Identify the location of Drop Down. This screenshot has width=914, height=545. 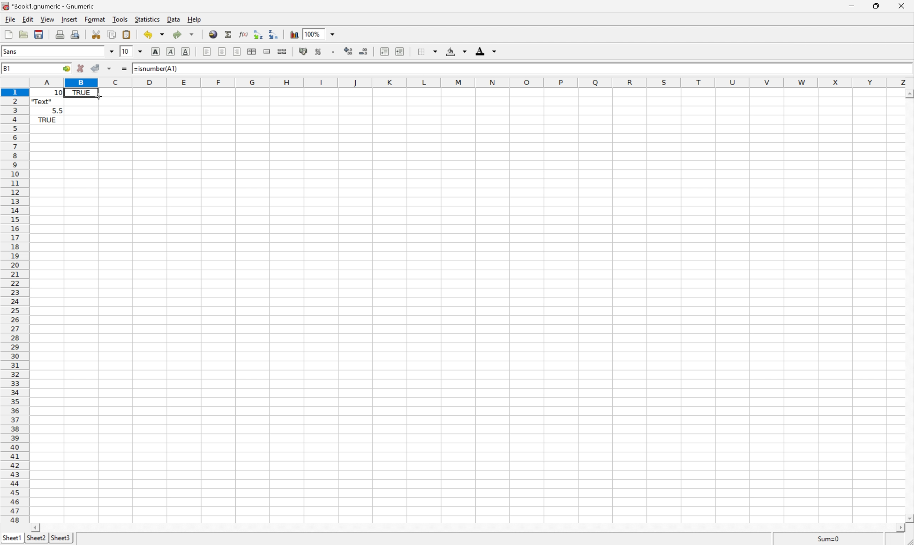
(332, 33).